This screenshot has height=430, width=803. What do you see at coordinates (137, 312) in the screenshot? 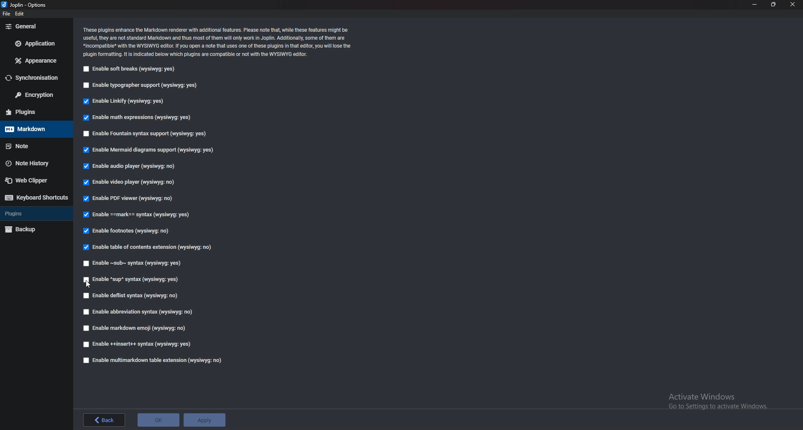
I see `Enable abbreviation syntax (wysiwyg: no)` at bounding box center [137, 312].